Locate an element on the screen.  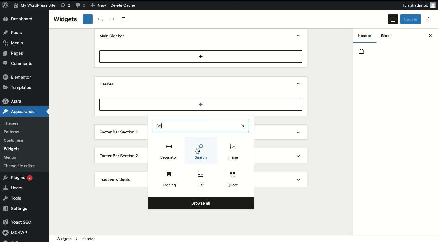
New is located at coordinates (99, 5).